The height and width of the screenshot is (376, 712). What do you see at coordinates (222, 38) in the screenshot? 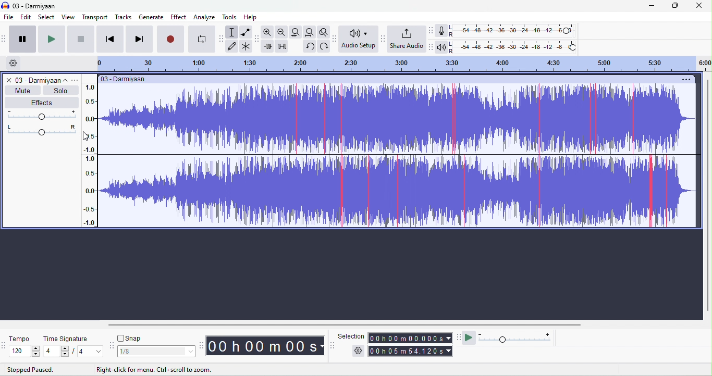
I see `audacity tools toolbar` at bounding box center [222, 38].